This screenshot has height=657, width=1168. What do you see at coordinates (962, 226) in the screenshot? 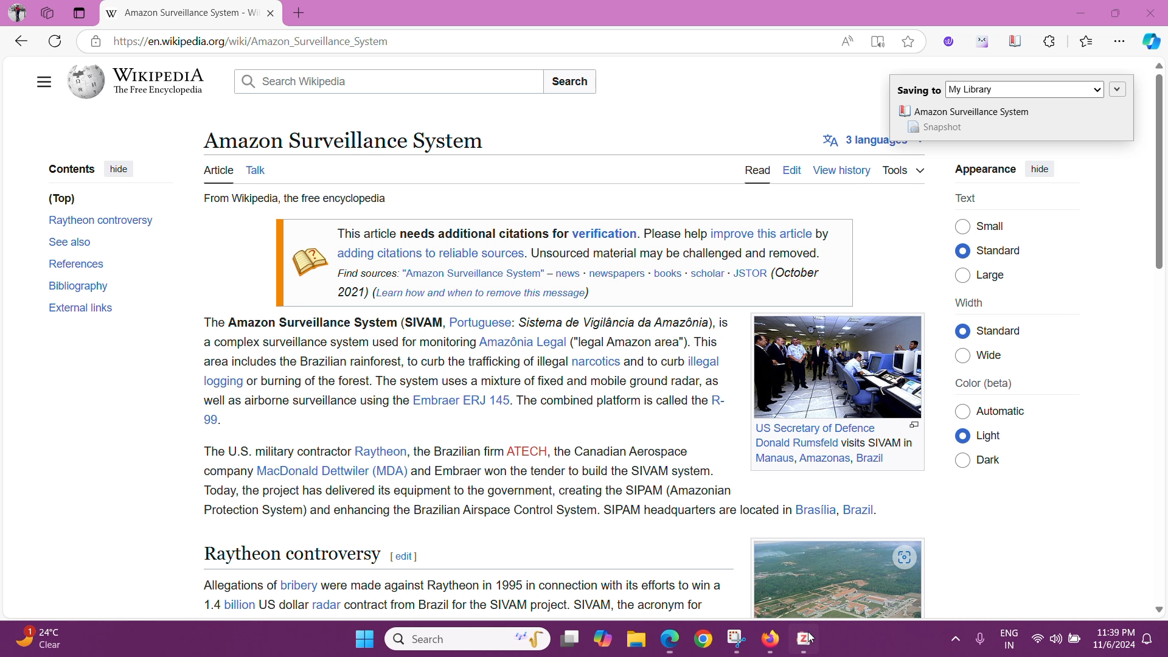
I see `Unselected` at bounding box center [962, 226].